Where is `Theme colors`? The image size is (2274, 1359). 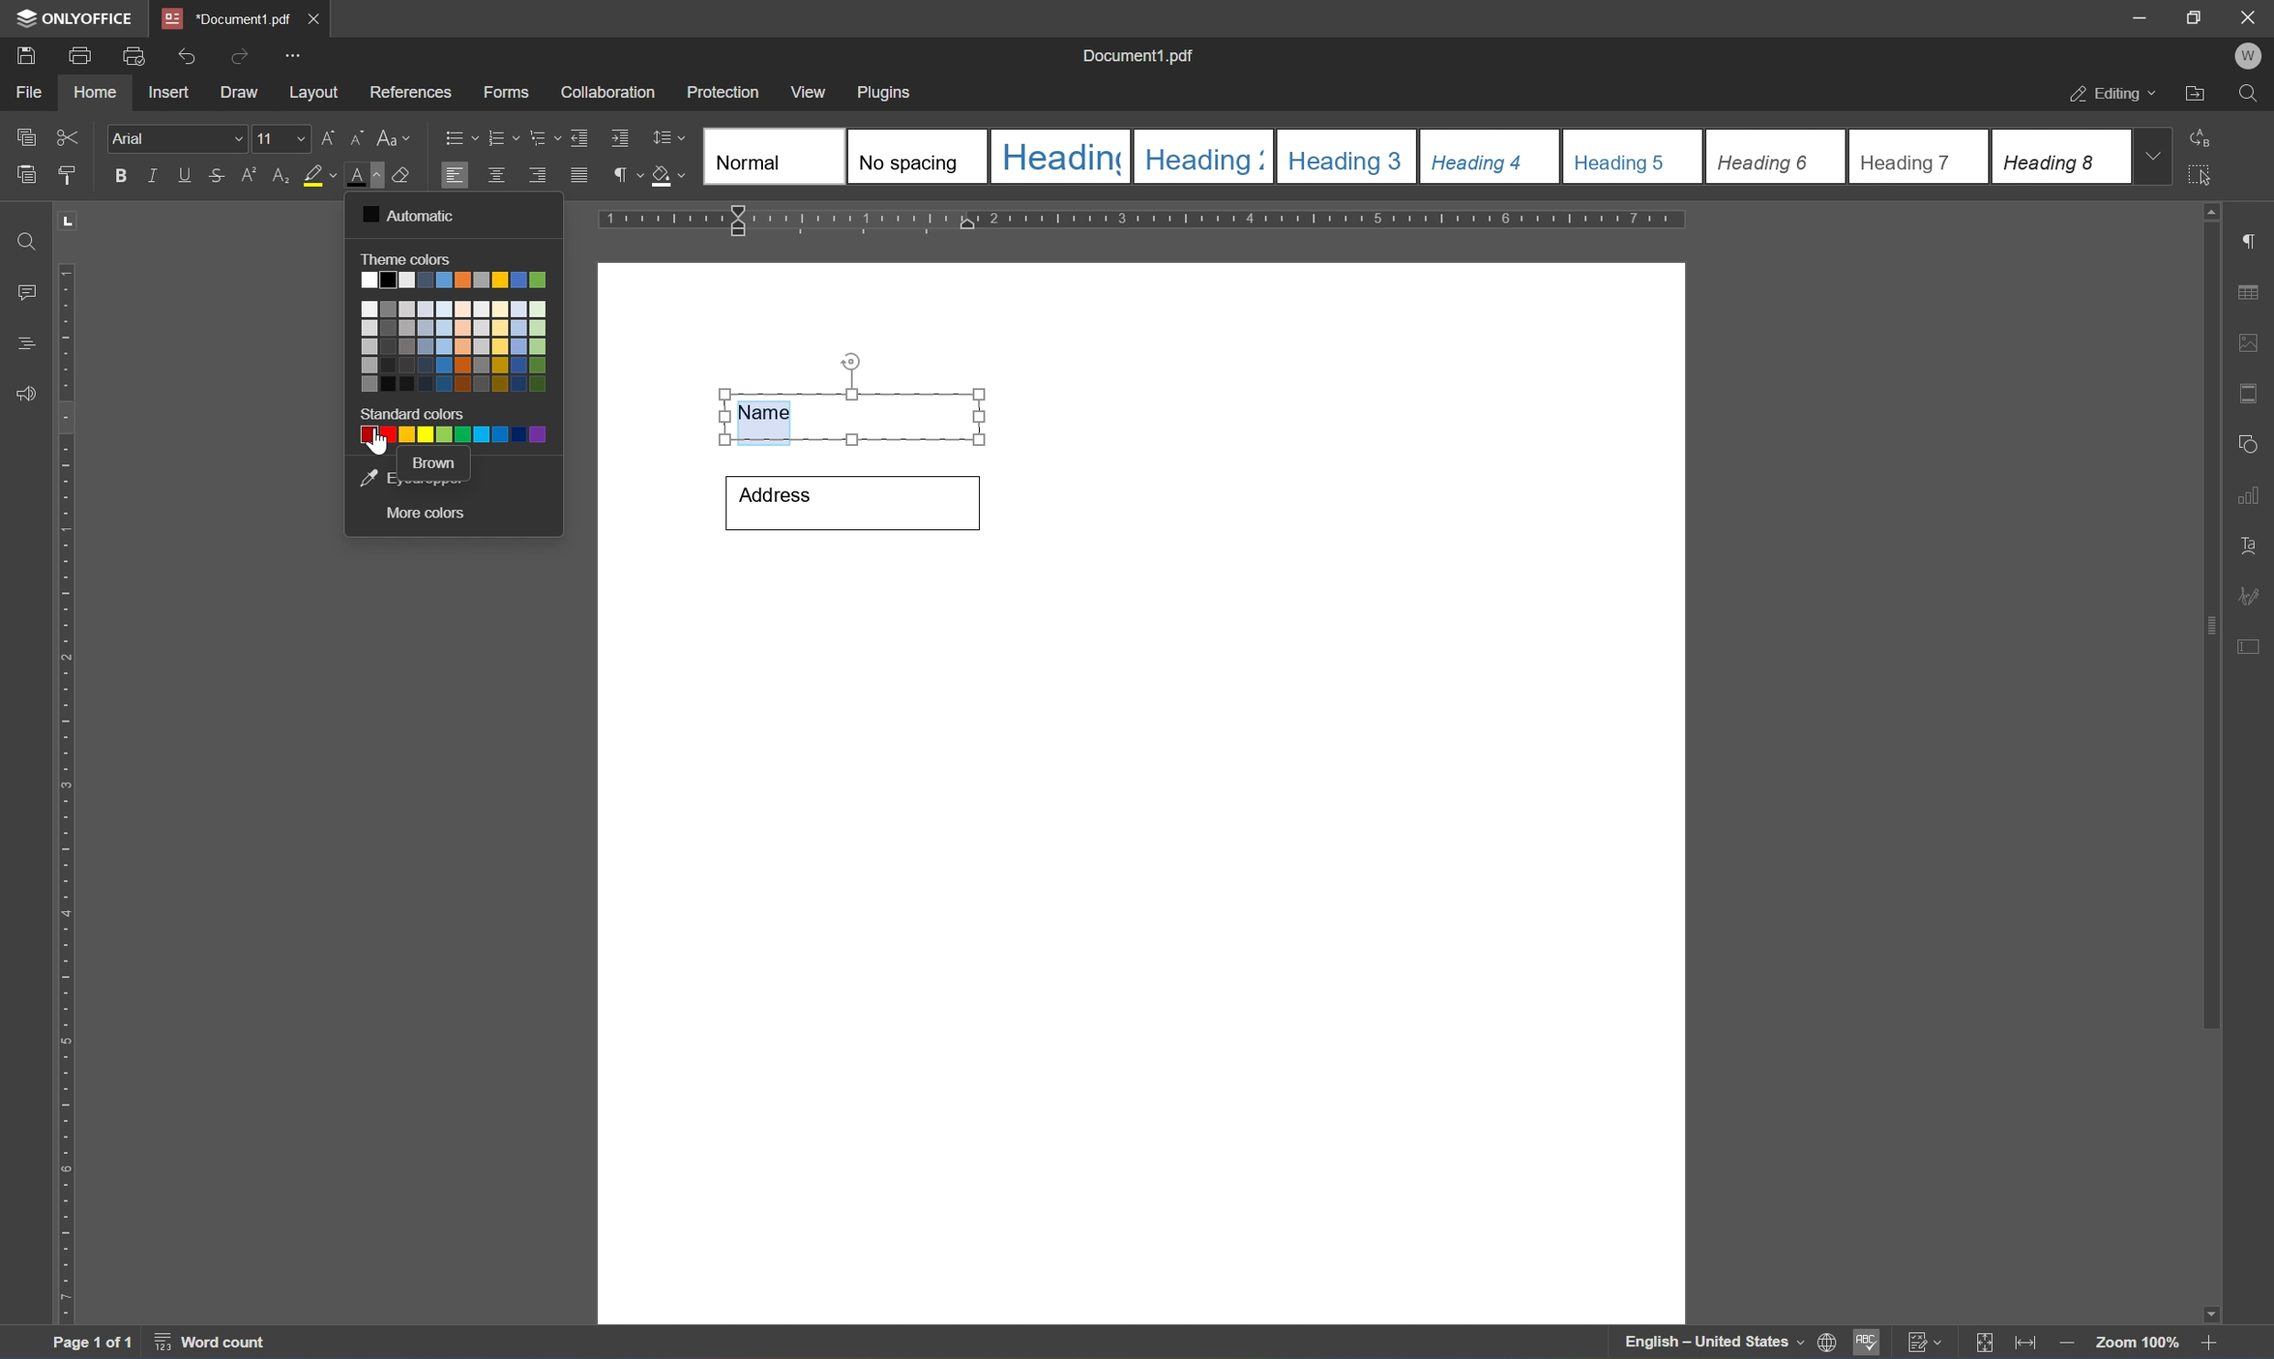
Theme colors is located at coordinates (409, 257).